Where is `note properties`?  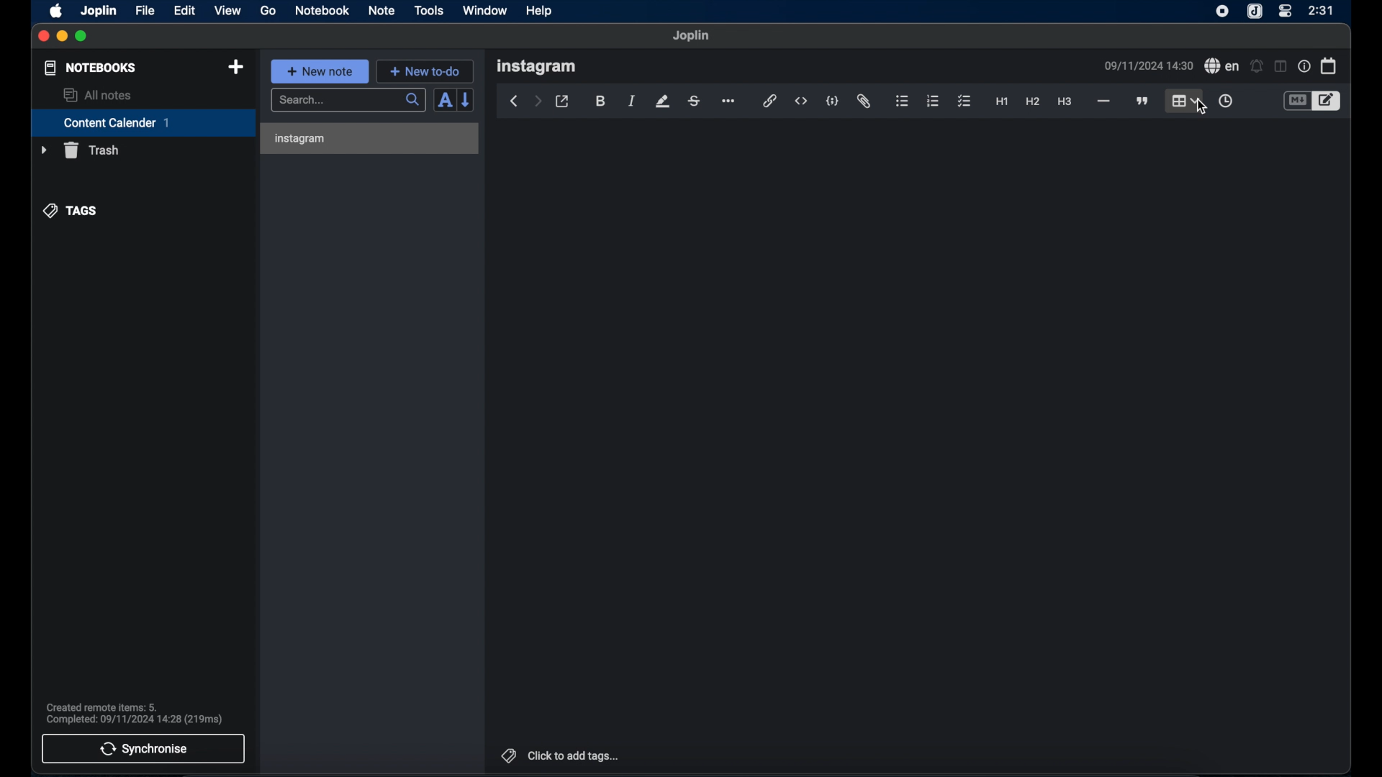 note properties is located at coordinates (1304, 65).